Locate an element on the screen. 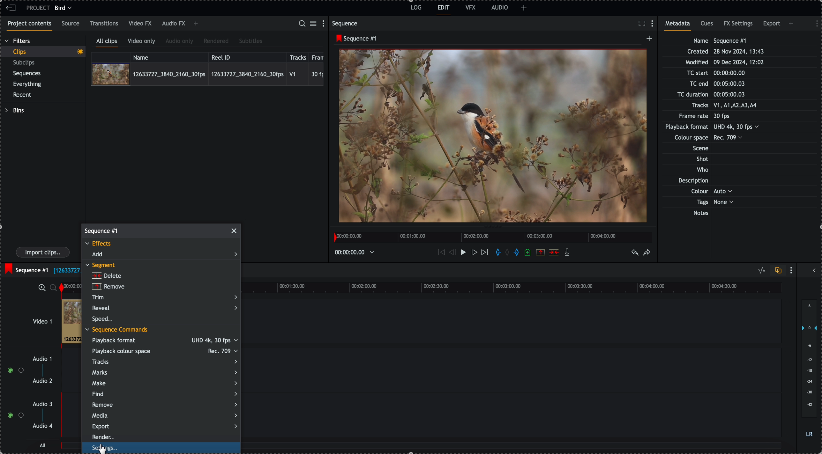 This screenshot has width=822, height=454. leave is located at coordinates (11, 8).